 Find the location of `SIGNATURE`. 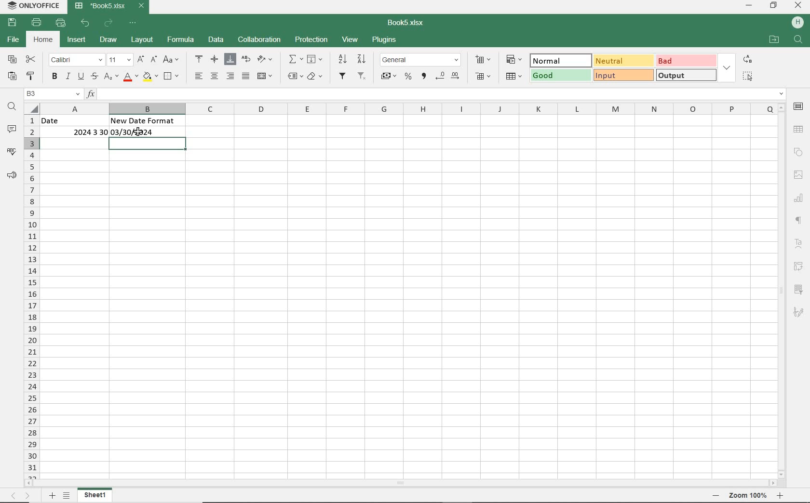

SIGNATURE is located at coordinates (799, 313).